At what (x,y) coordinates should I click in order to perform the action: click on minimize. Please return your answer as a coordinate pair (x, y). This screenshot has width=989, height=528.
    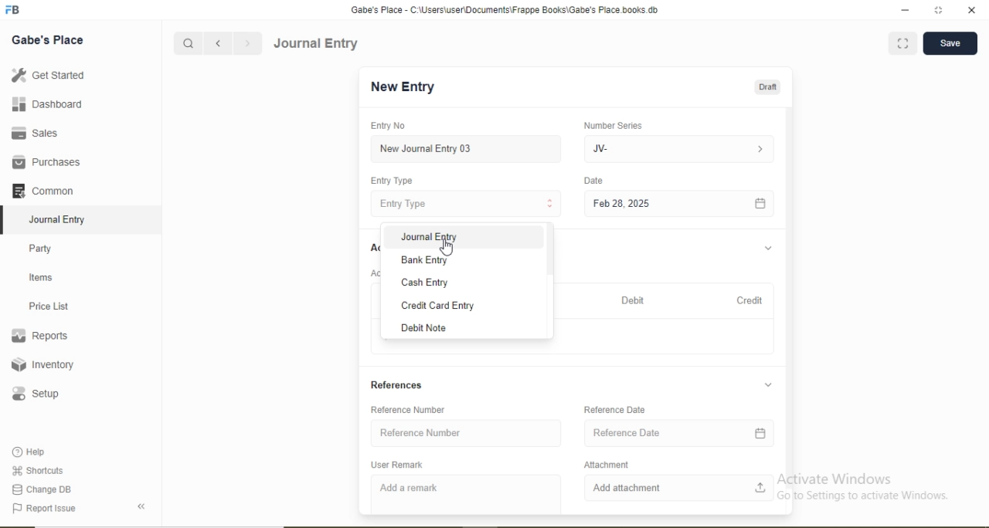
    Looking at the image, I should click on (903, 11).